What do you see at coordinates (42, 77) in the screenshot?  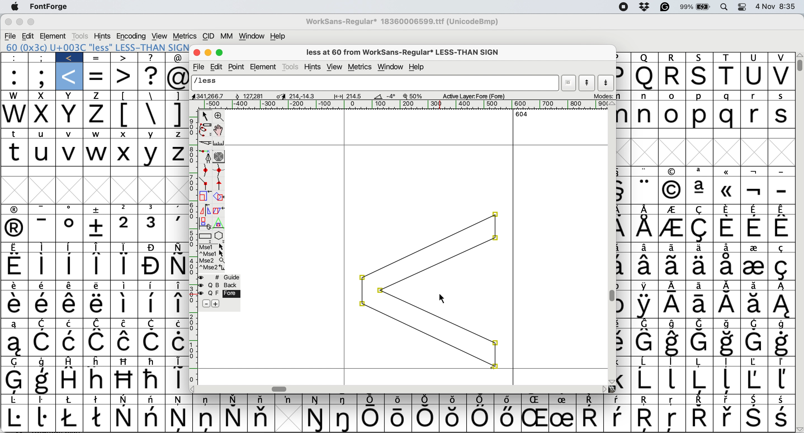 I see `;` at bounding box center [42, 77].